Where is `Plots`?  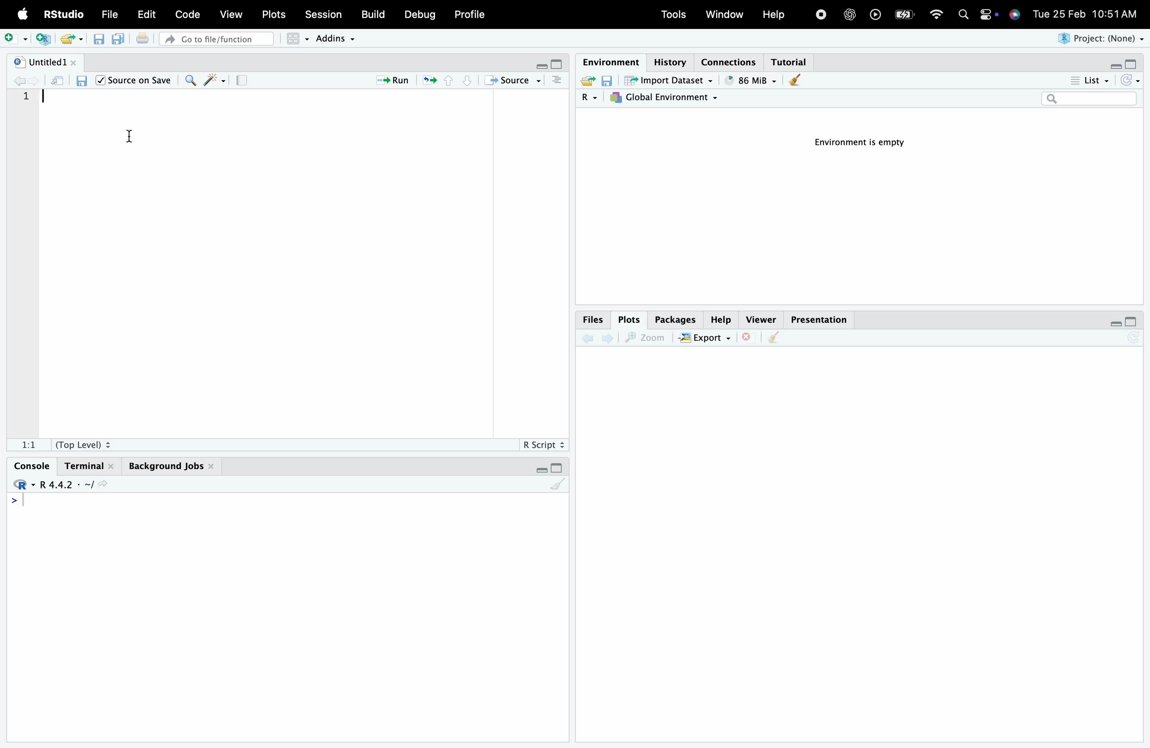 Plots is located at coordinates (276, 14).